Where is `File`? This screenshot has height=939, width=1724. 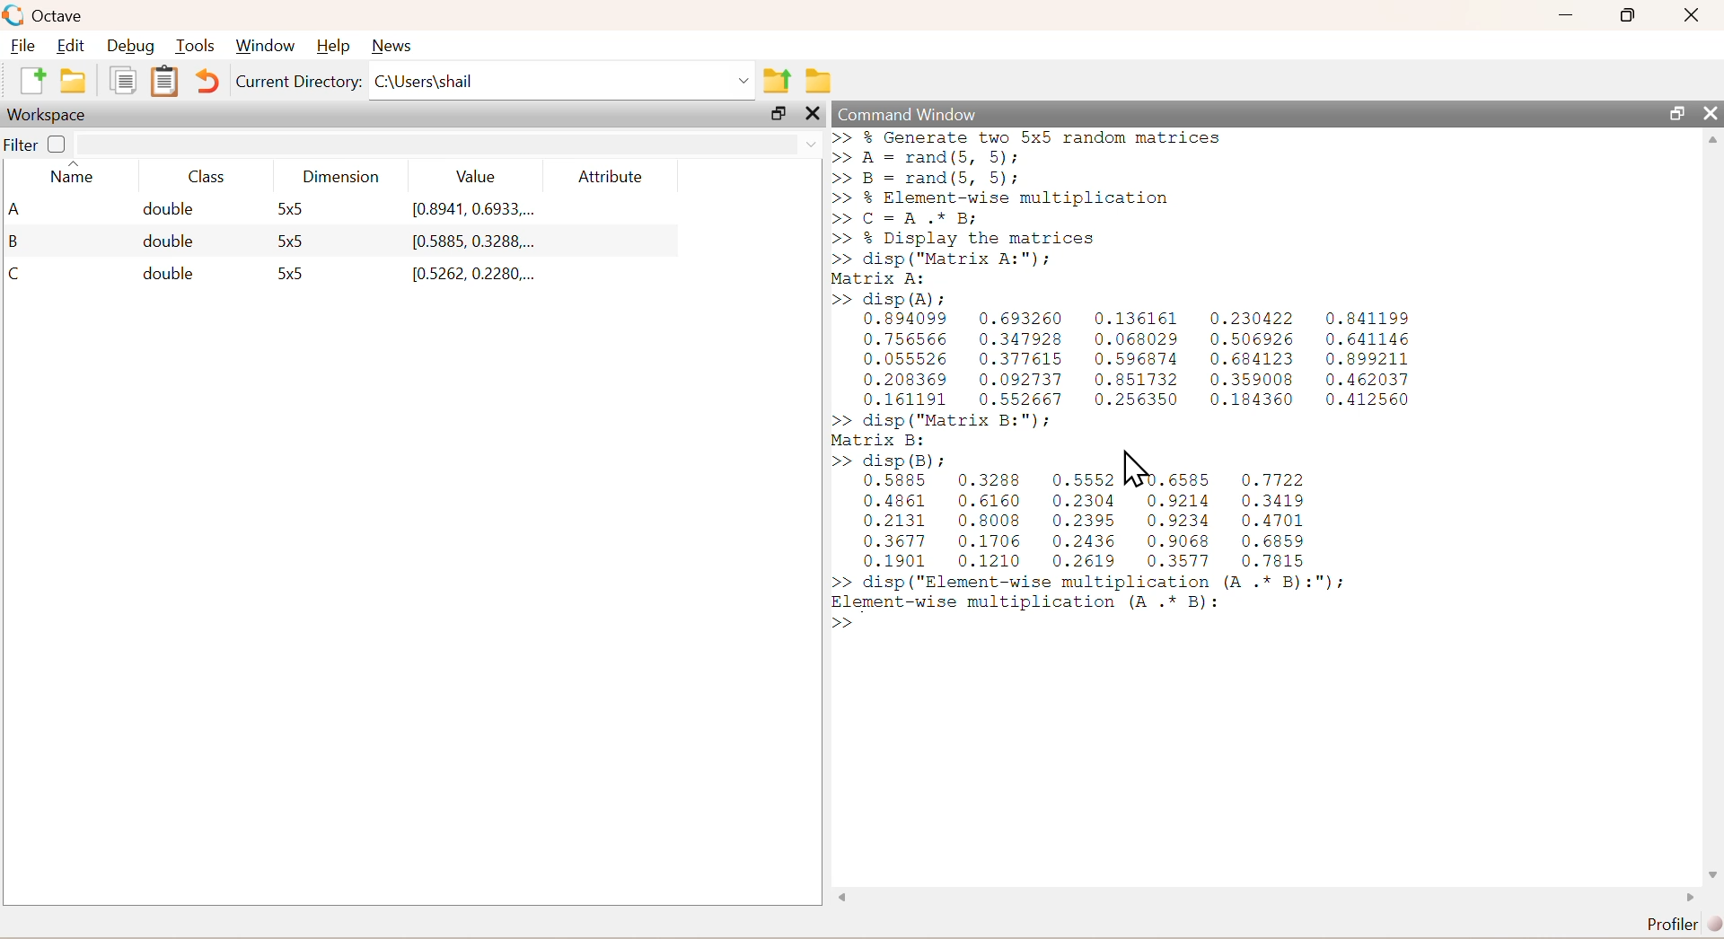
File is located at coordinates (25, 44).